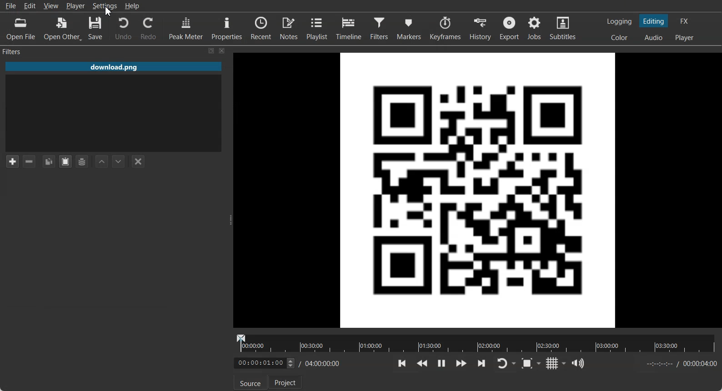  What do you see at coordinates (211, 50) in the screenshot?
I see `Maximize` at bounding box center [211, 50].